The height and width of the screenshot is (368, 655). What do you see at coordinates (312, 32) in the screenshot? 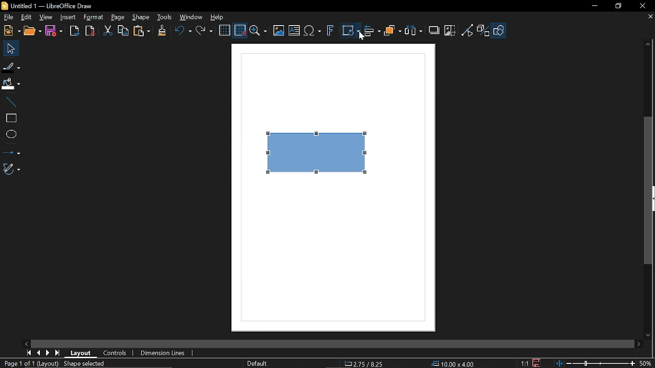
I see `Insert equation` at bounding box center [312, 32].